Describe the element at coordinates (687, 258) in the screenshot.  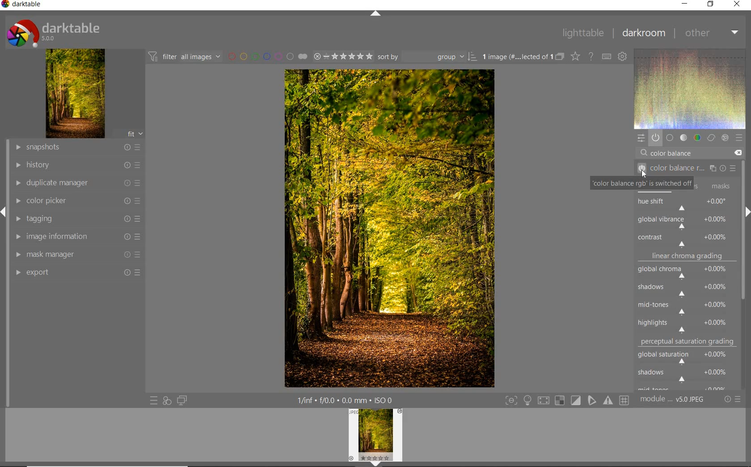
I see `linear chroma grading` at that location.